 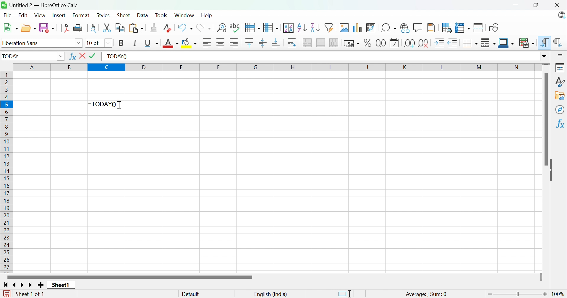 I want to click on Insert image, so click(x=345, y=28).